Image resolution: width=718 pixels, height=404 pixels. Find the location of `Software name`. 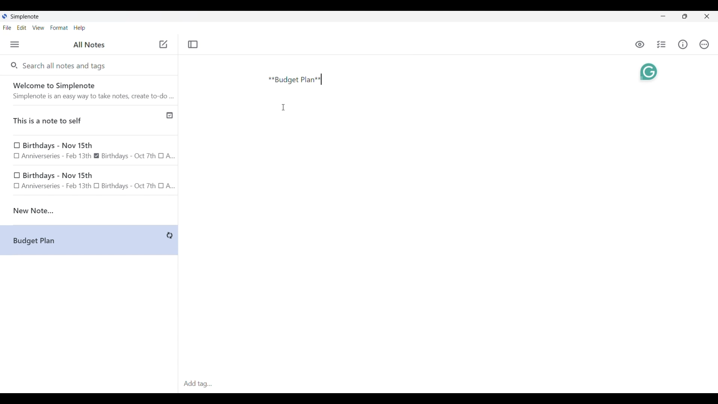

Software name is located at coordinates (25, 17).